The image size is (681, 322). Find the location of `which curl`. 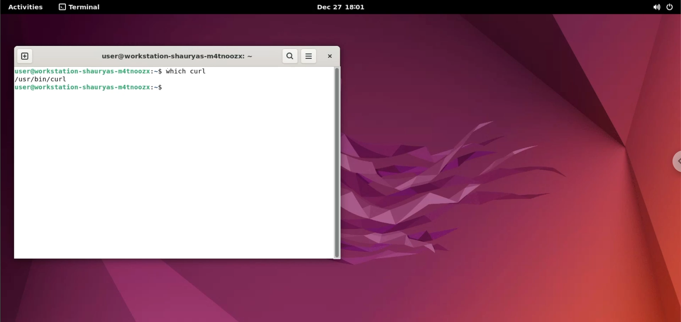

which curl is located at coordinates (204, 71).